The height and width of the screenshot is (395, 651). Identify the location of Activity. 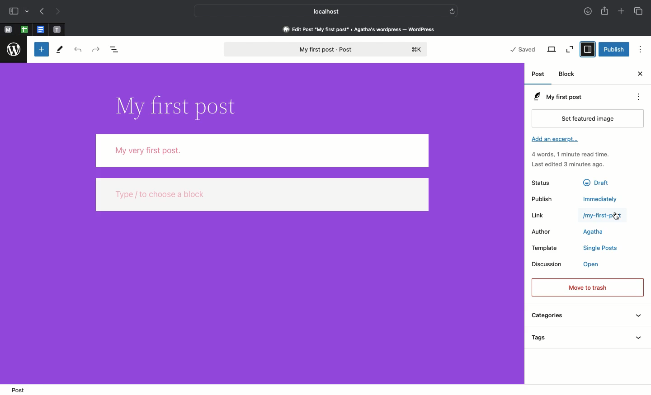
(573, 159).